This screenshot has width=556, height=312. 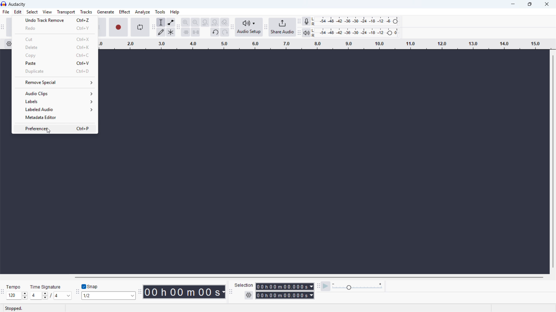 I want to click on tools, so click(x=160, y=12).